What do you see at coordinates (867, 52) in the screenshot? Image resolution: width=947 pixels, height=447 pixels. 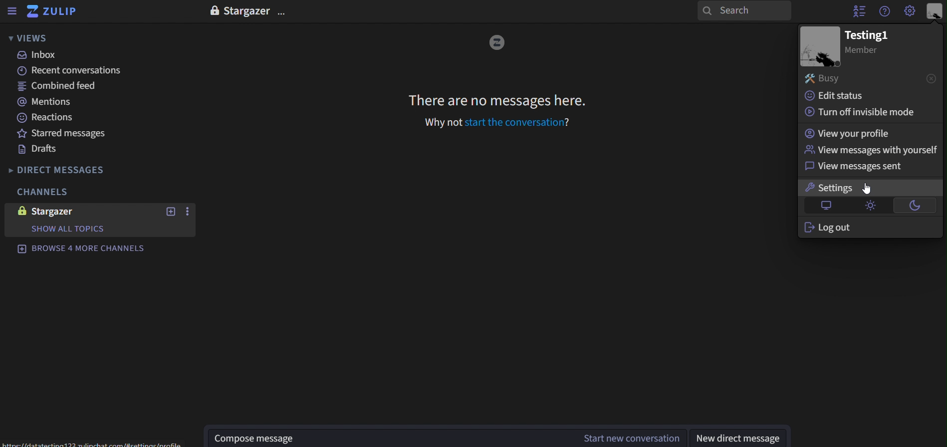 I see `Member` at bounding box center [867, 52].